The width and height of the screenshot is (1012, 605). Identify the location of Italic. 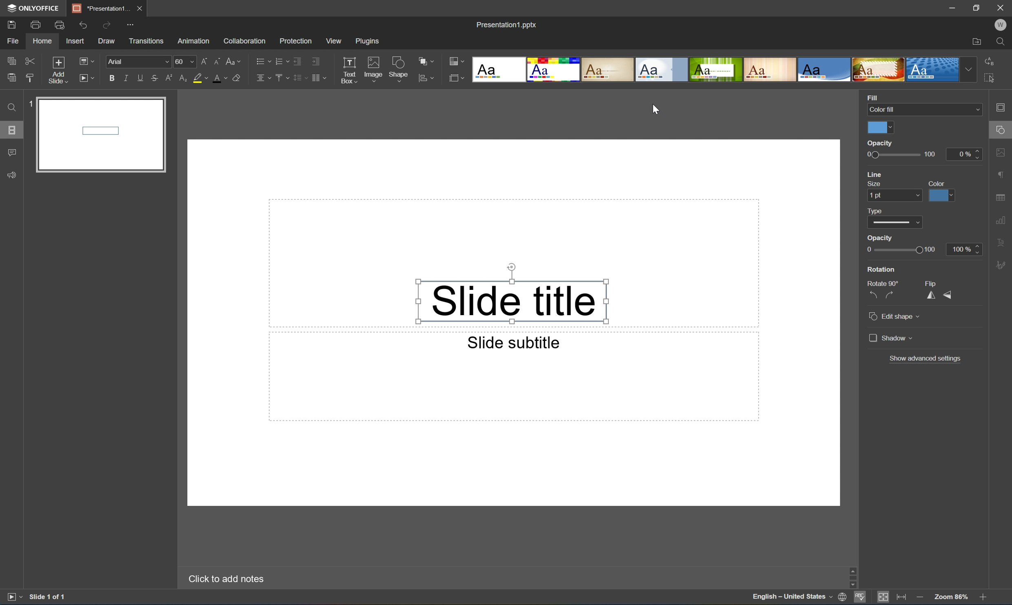
(125, 77).